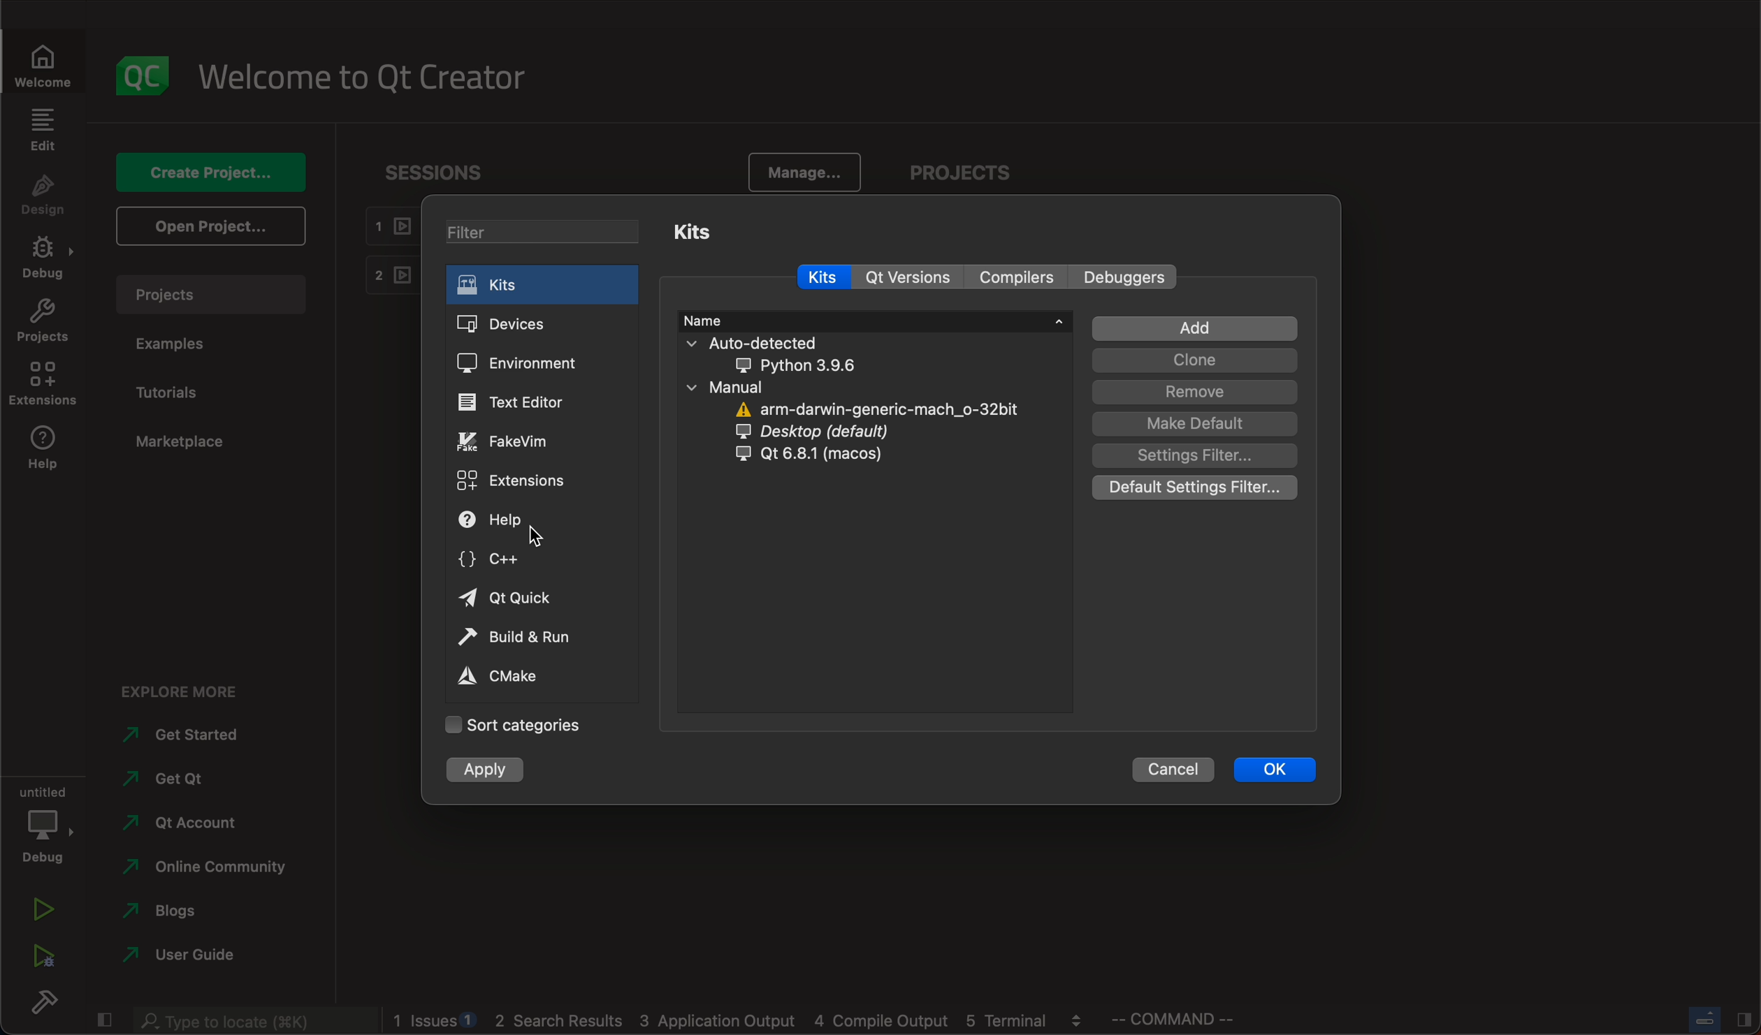  Describe the element at coordinates (185, 825) in the screenshot. I see `account` at that location.